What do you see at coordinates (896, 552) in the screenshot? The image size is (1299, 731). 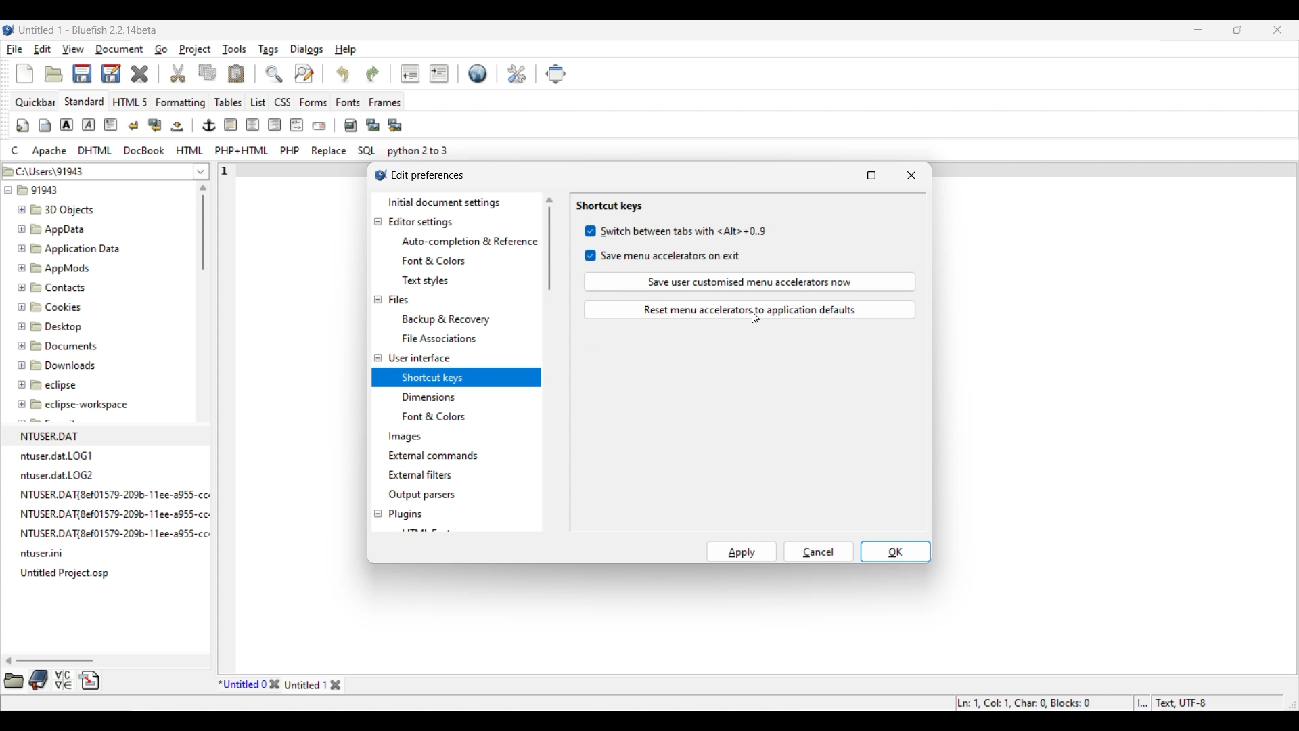 I see `OK` at bounding box center [896, 552].